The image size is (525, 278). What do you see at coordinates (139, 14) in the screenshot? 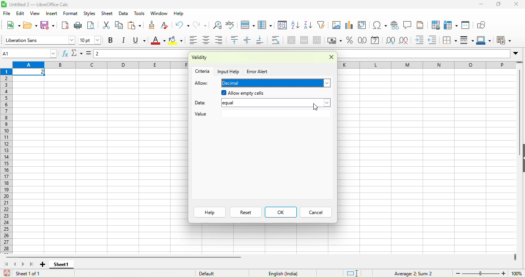
I see `tools` at bounding box center [139, 14].